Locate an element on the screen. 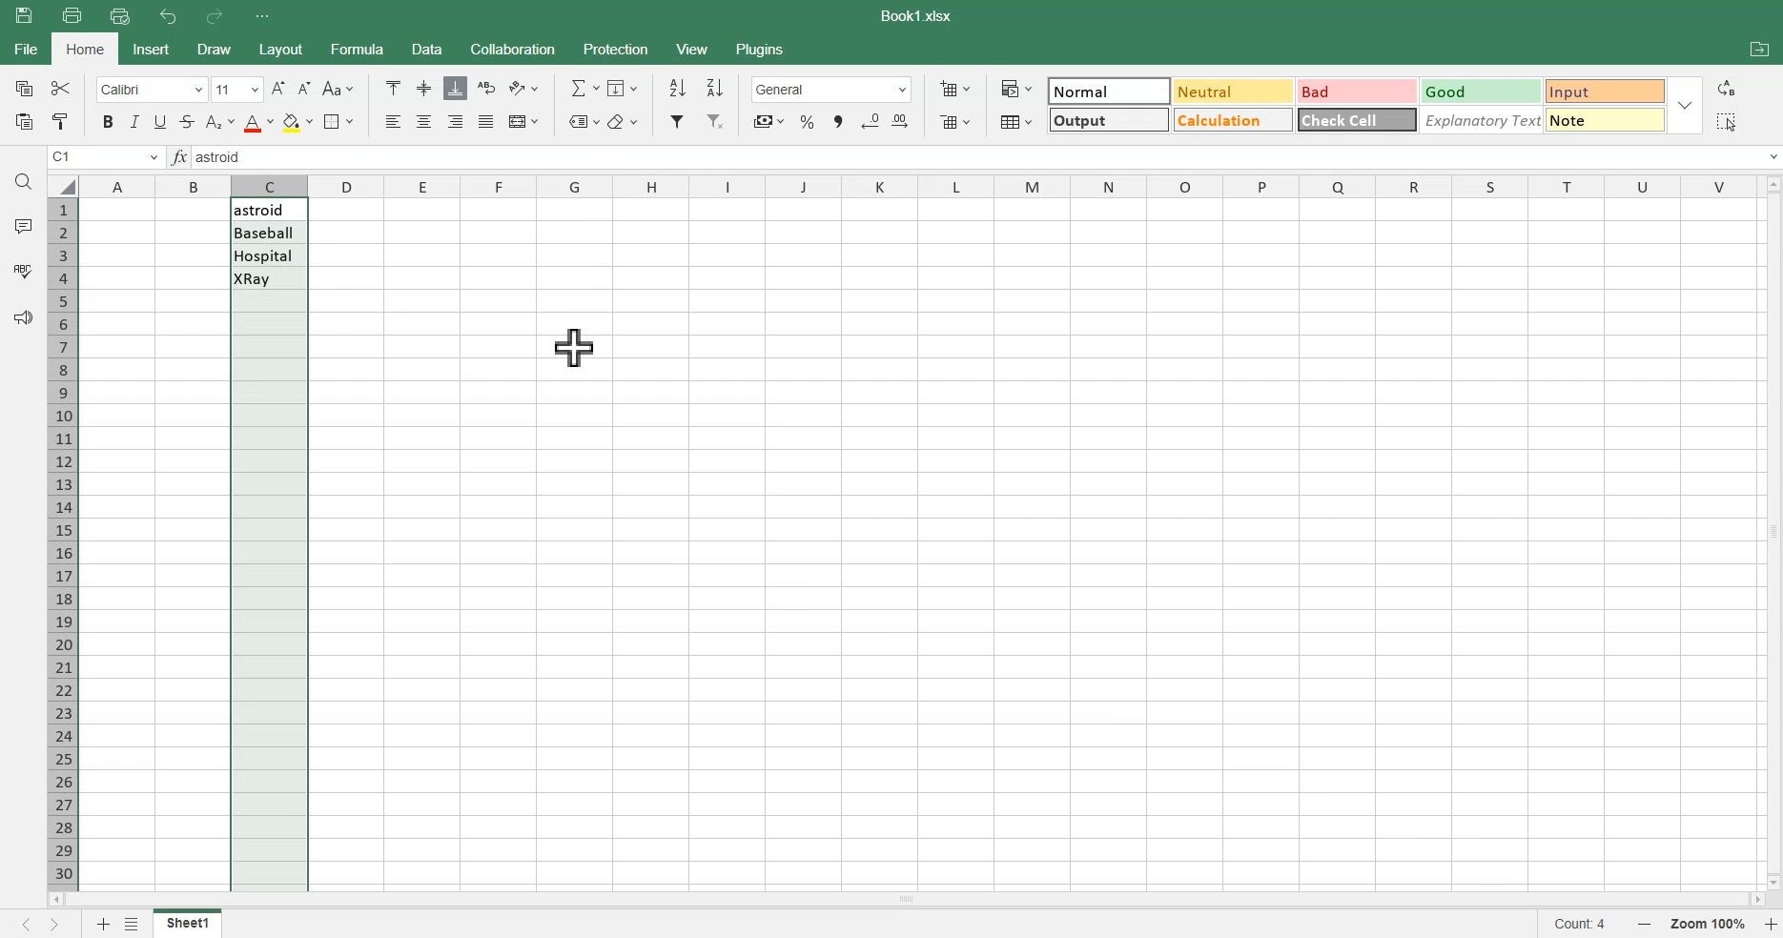 The image size is (1783, 938). Cursor is located at coordinates (574, 347).